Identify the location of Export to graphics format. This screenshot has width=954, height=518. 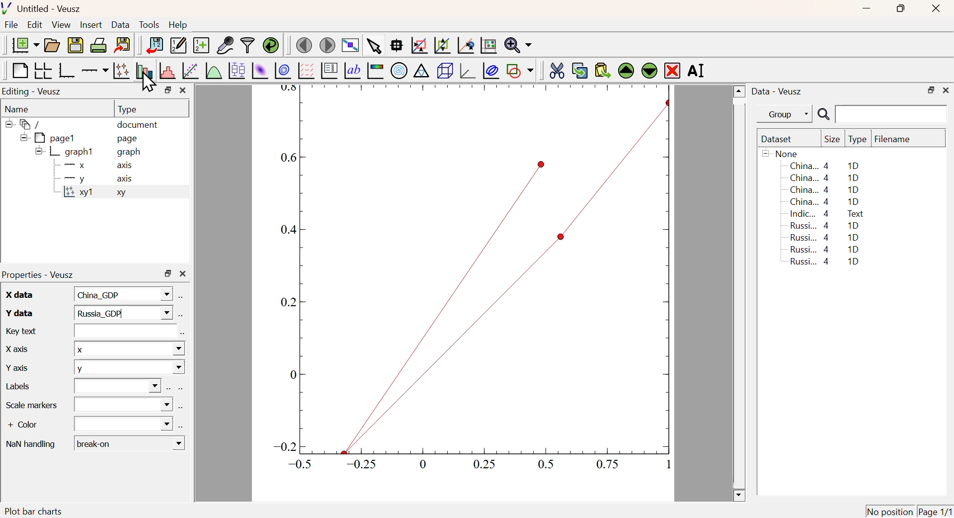
(123, 44).